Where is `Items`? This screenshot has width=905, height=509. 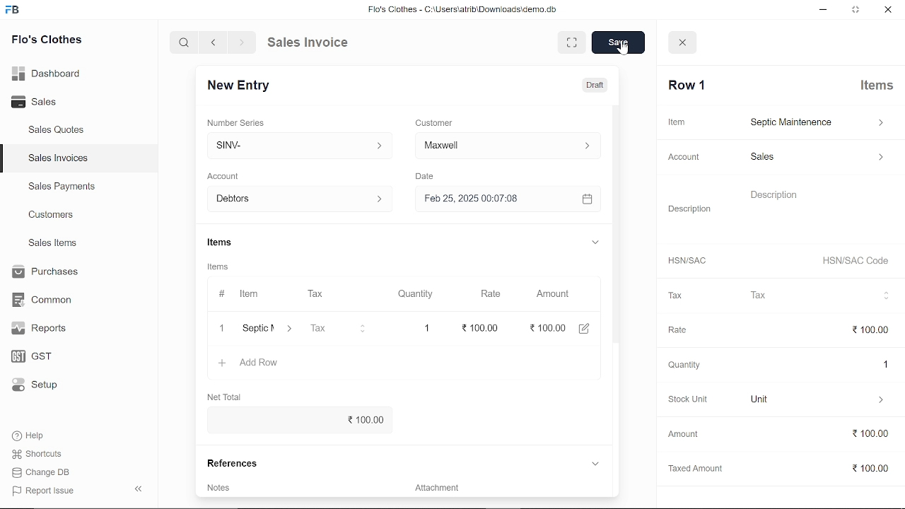 Items is located at coordinates (223, 242).